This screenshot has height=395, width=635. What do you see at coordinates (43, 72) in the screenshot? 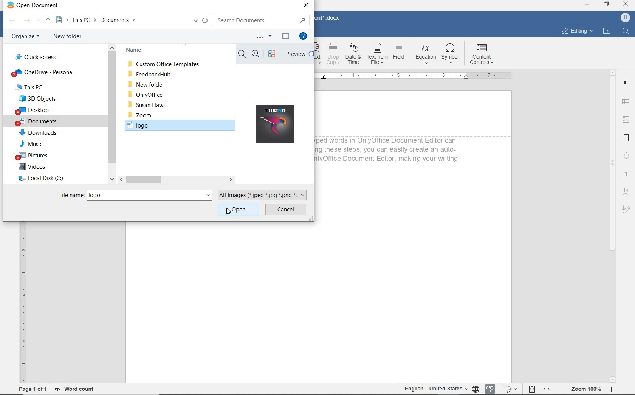
I see `ONEDRIVE - PERSONAL` at bounding box center [43, 72].